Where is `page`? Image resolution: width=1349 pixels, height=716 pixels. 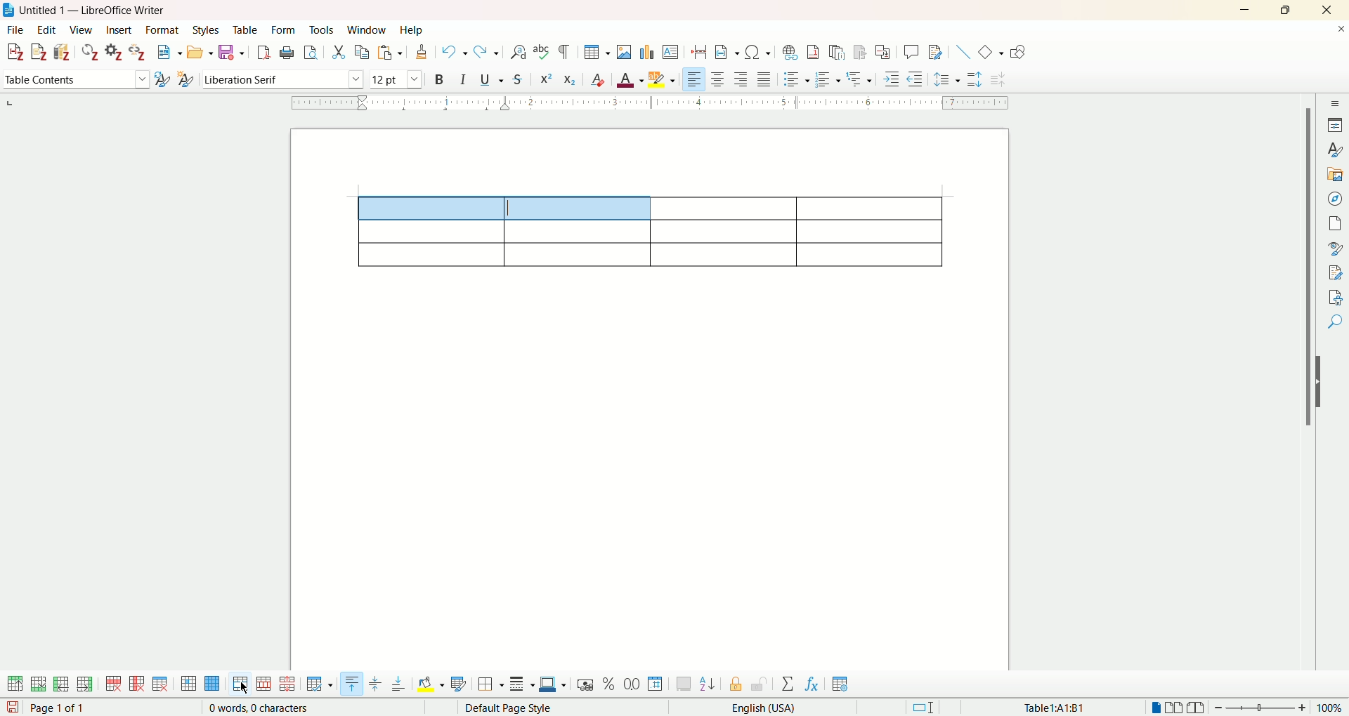 page is located at coordinates (651, 397).